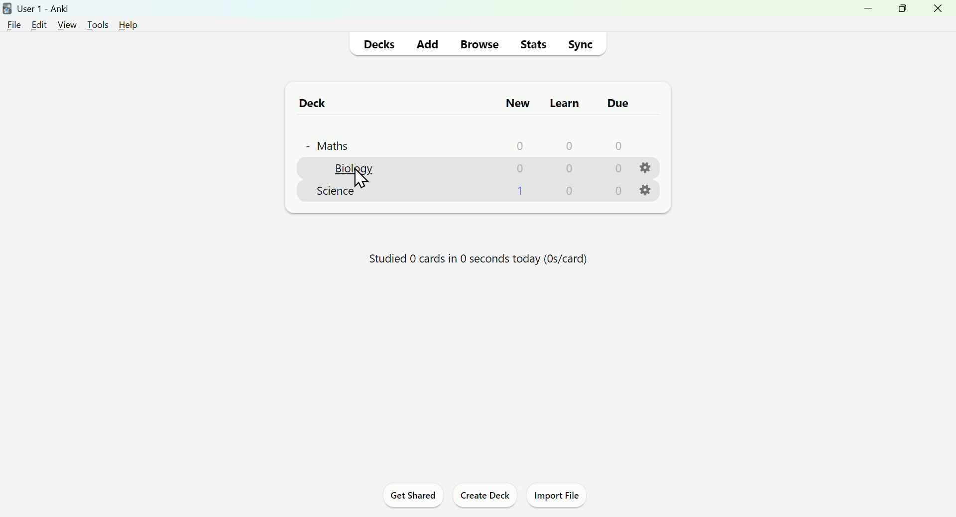 This screenshot has height=517, width=956. I want to click on Decks, so click(379, 44).